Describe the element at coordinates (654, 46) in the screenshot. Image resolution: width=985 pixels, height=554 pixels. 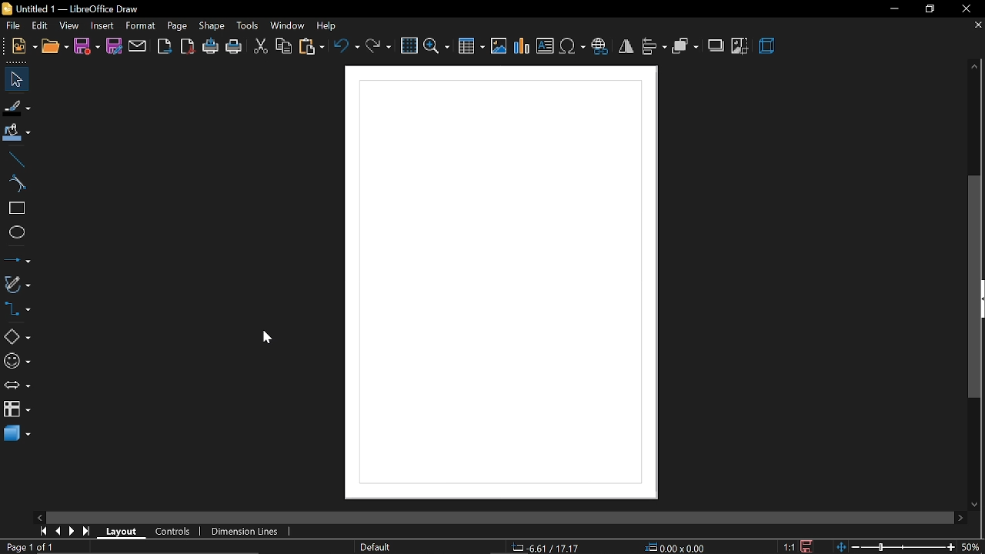
I see `align` at that location.